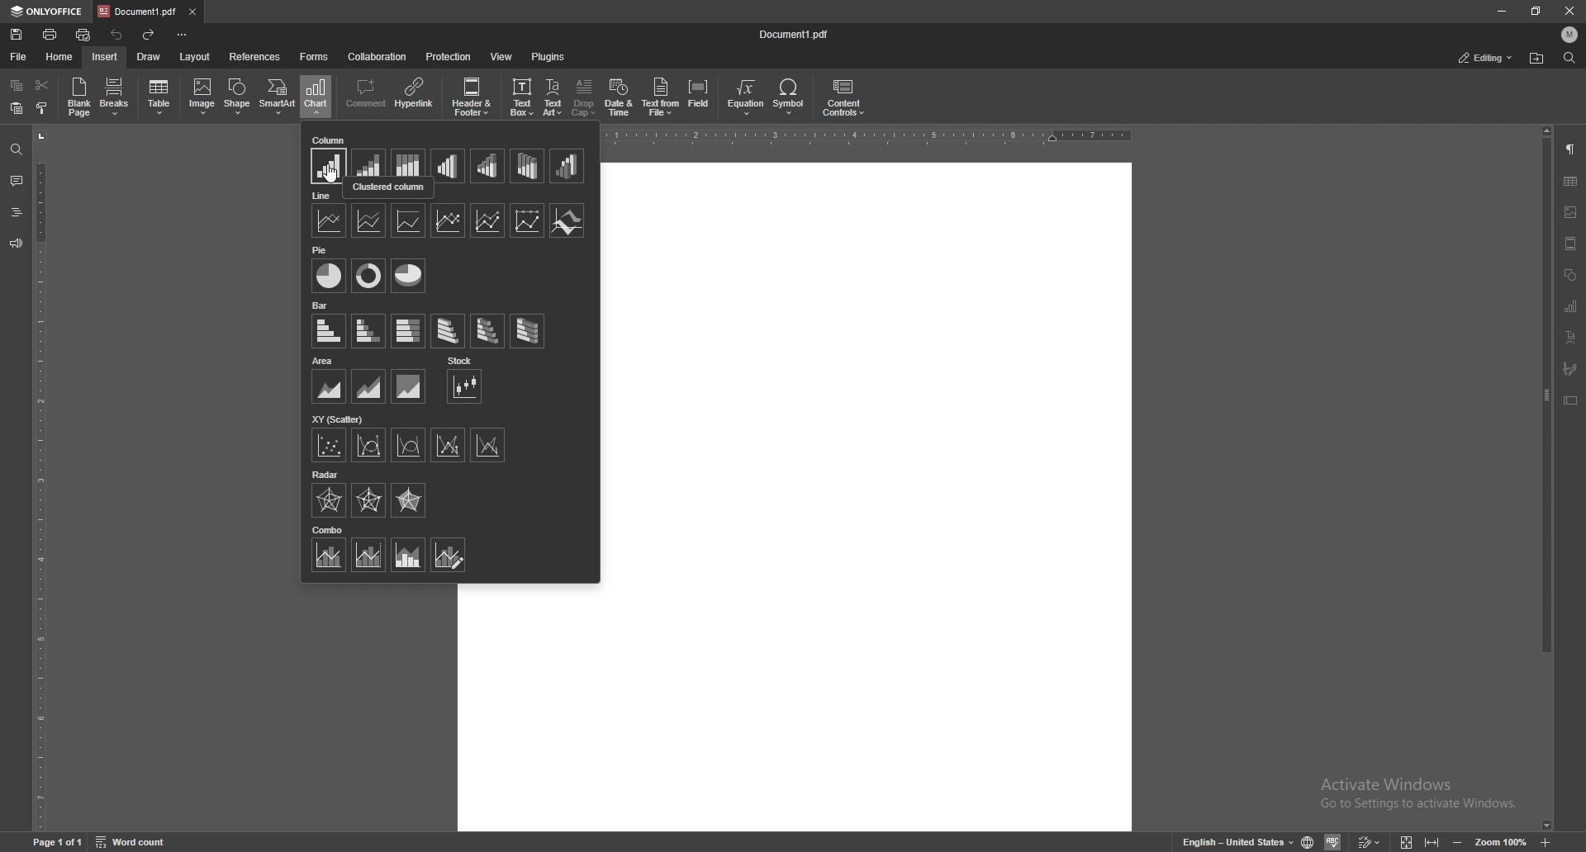  What do you see at coordinates (449, 555) in the screenshot?
I see `custom combination` at bounding box center [449, 555].